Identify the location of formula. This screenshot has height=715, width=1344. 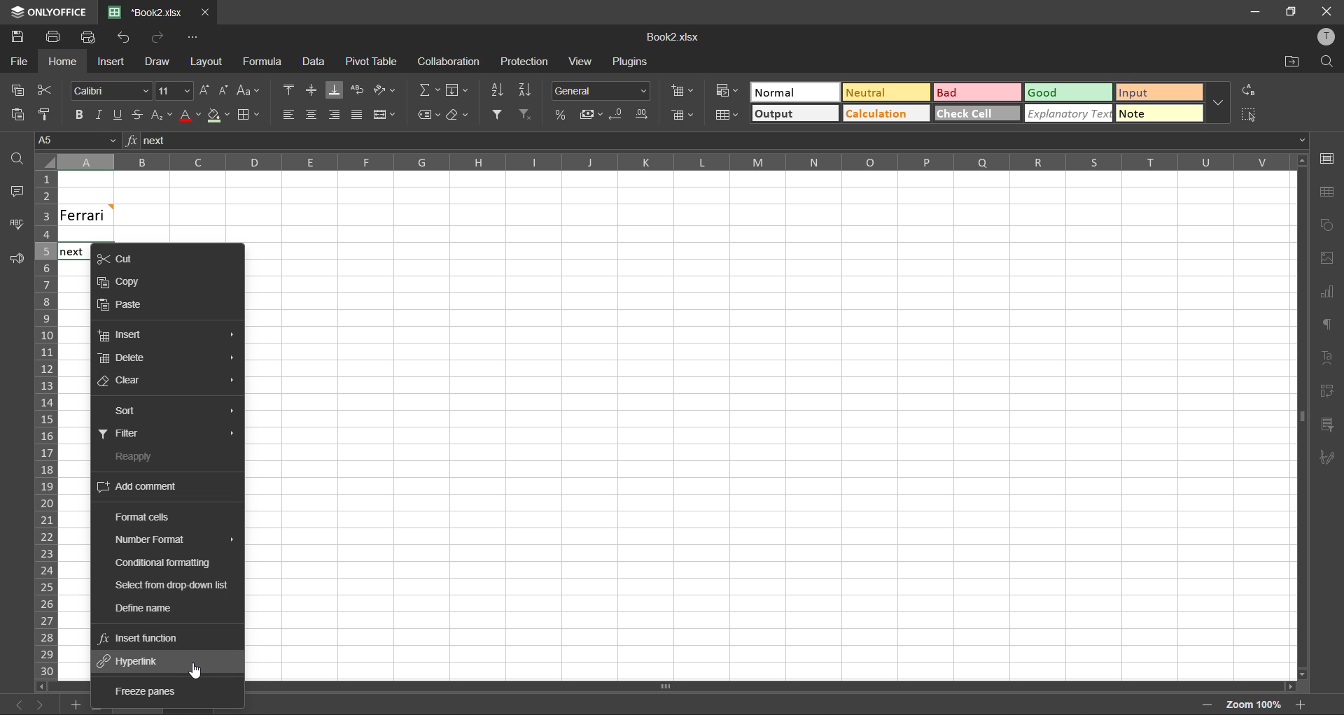
(265, 63).